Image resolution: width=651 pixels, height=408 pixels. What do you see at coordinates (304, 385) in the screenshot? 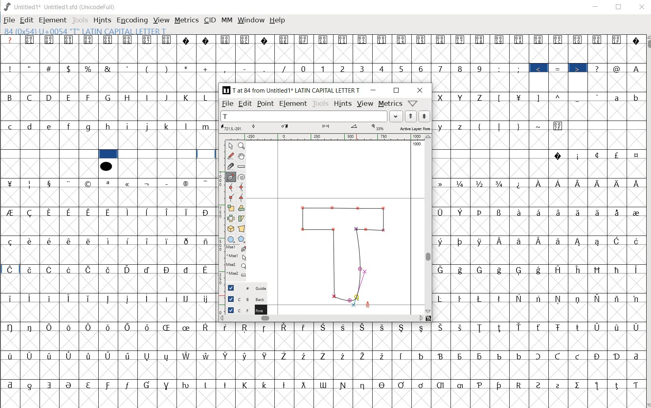
I see `Symbol` at bounding box center [304, 385].